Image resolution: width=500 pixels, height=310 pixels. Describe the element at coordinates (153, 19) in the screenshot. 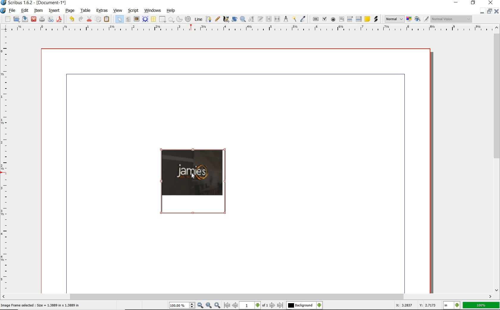

I see `TABLE` at that location.